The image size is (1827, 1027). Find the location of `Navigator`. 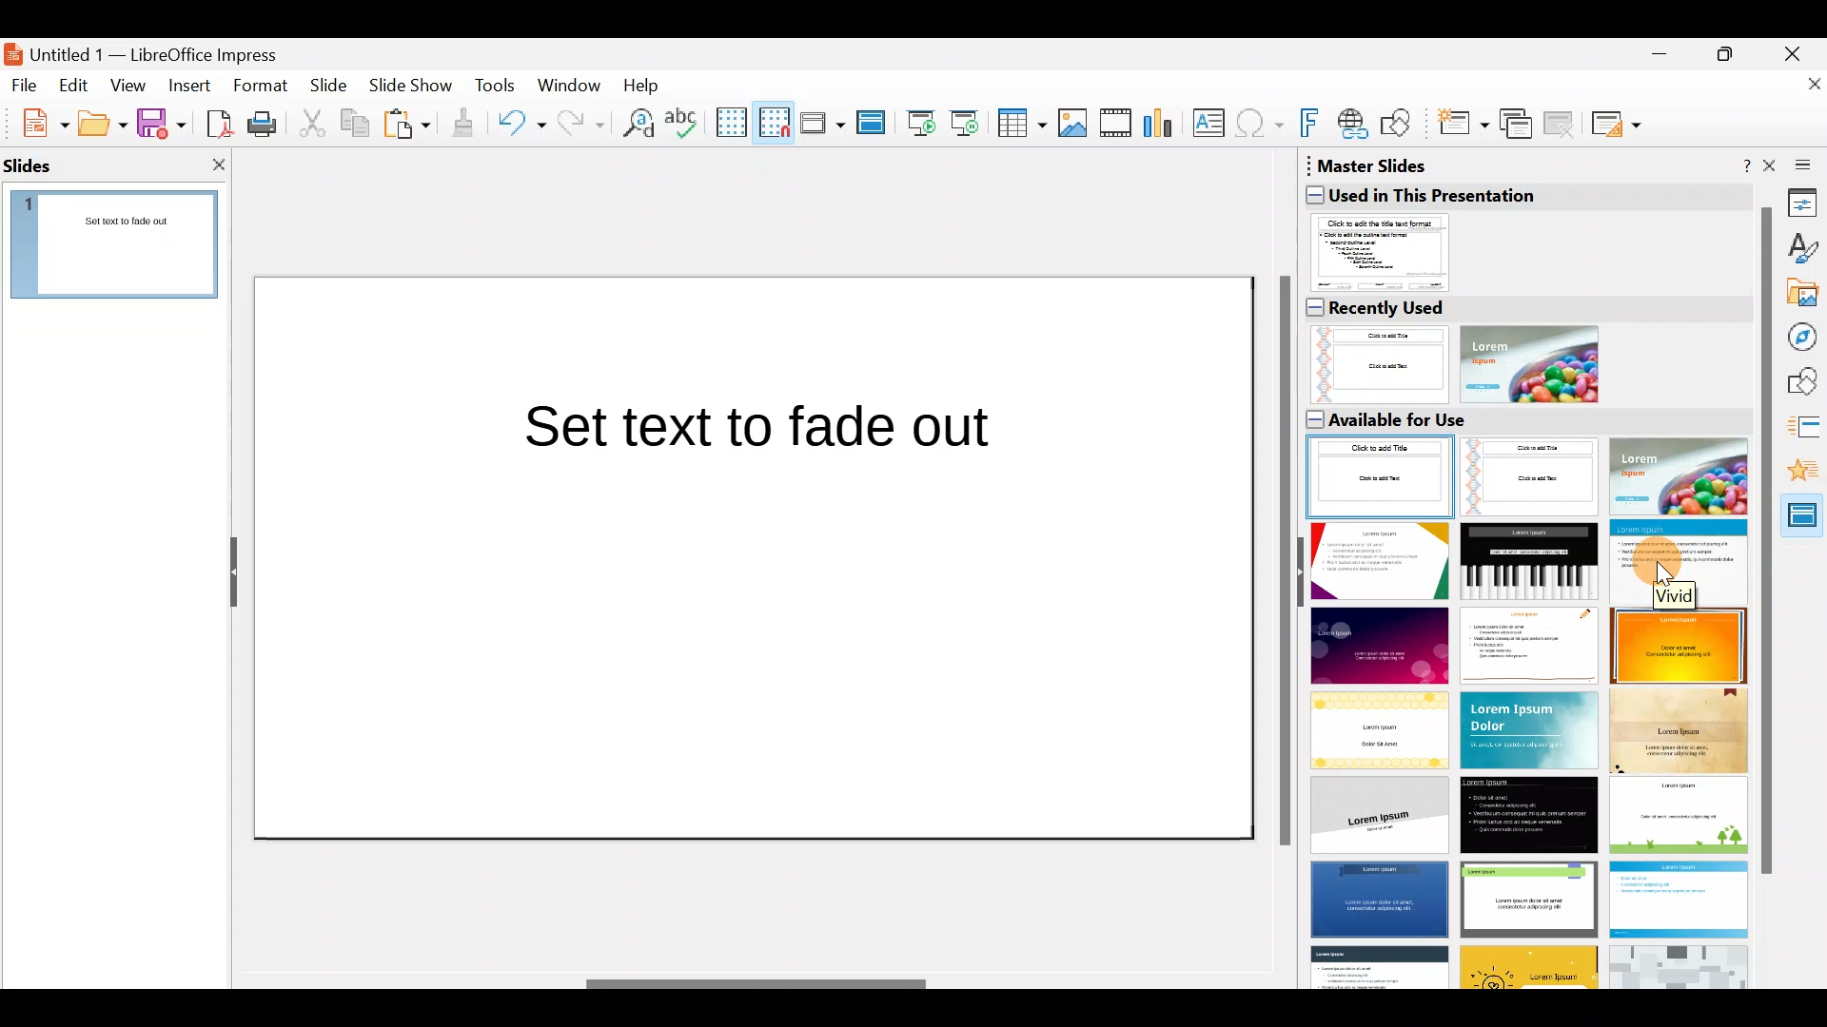

Navigator is located at coordinates (1805, 338).